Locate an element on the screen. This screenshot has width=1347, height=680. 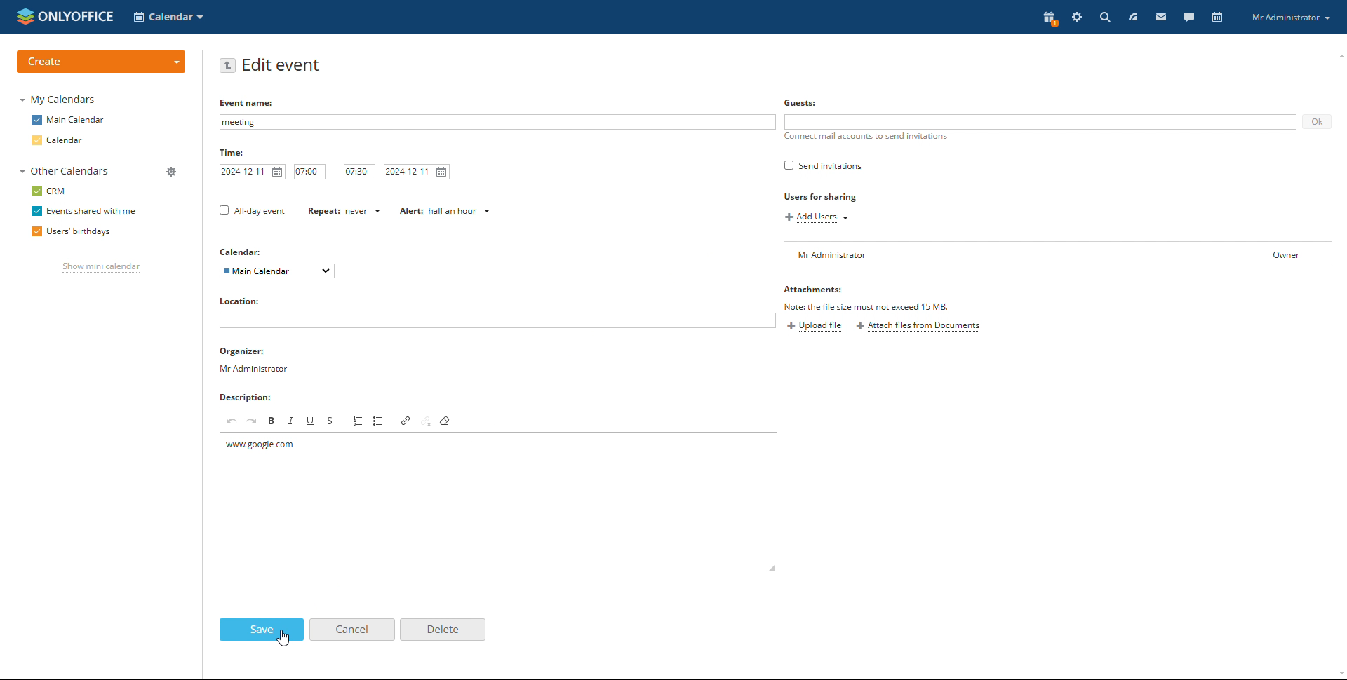
insert/remove bulleted list is located at coordinates (380, 421).